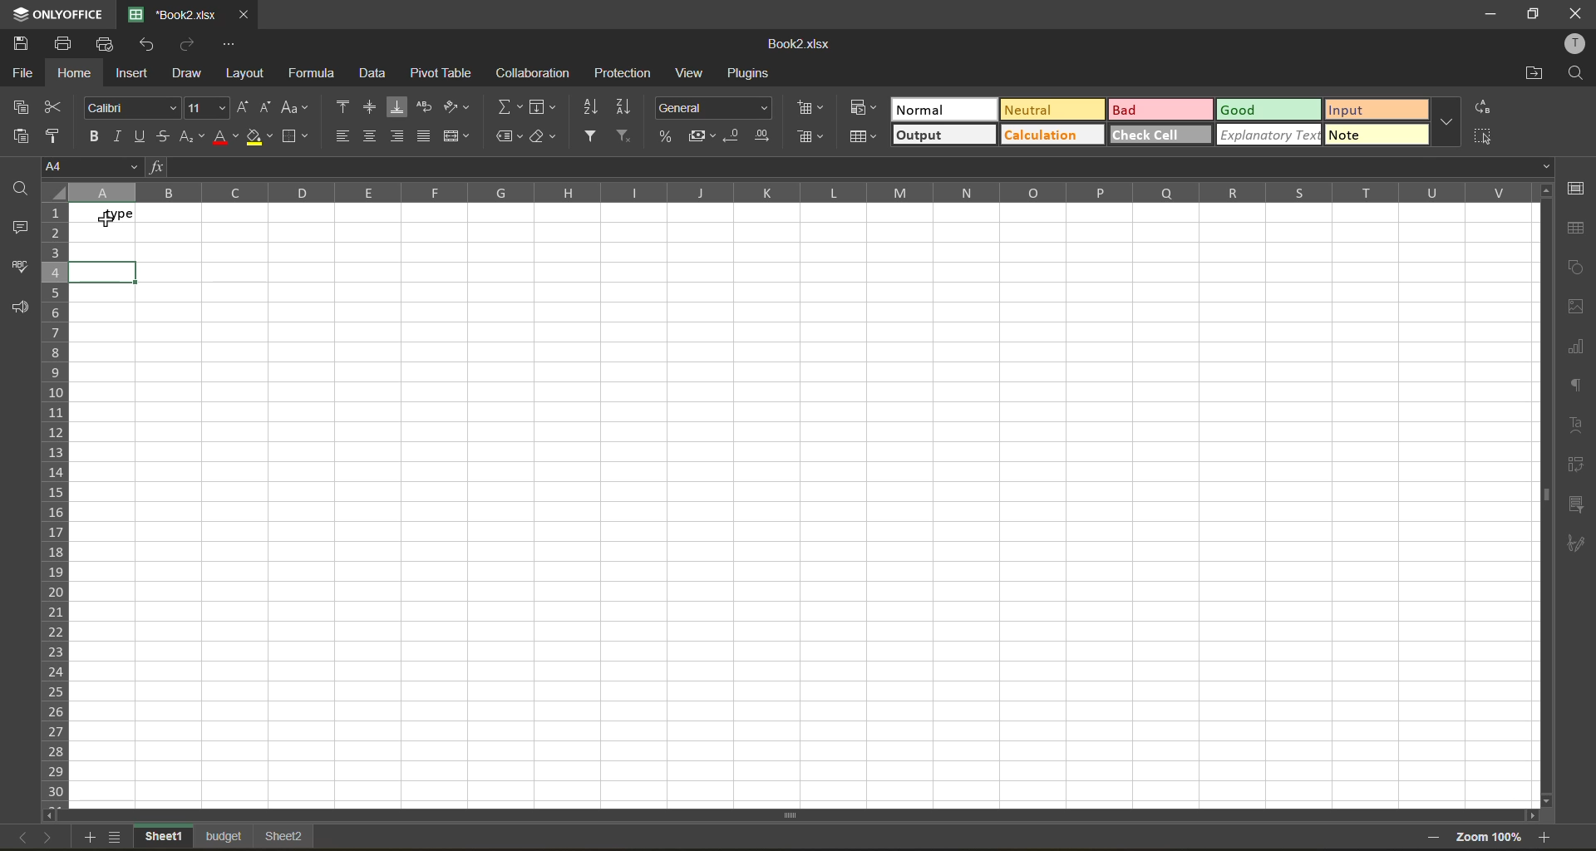 This screenshot has height=851, width=1596. I want to click on underline, so click(140, 135).